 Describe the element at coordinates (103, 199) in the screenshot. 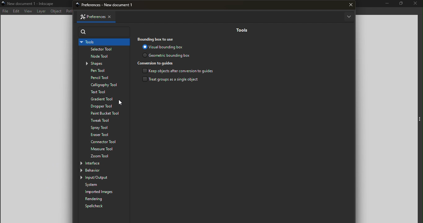

I see `Rendering` at that location.